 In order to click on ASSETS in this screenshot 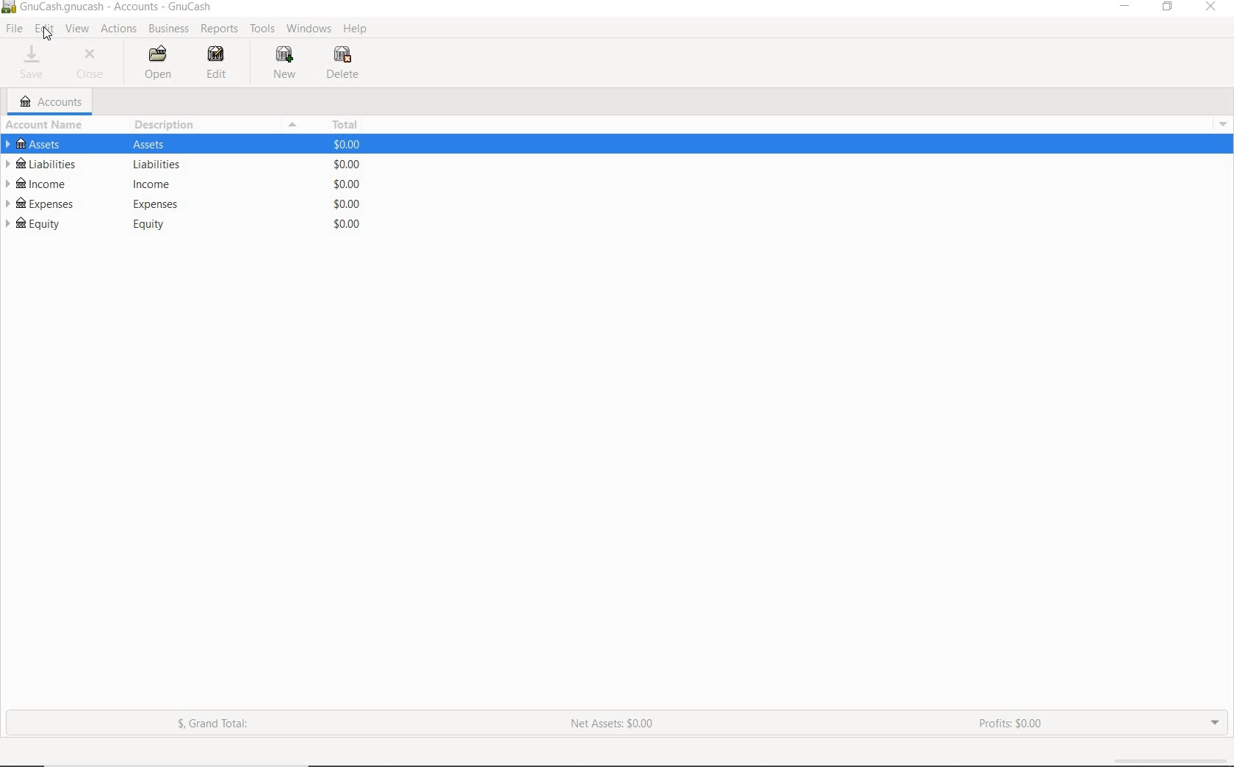, I will do `click(183, 145)`.